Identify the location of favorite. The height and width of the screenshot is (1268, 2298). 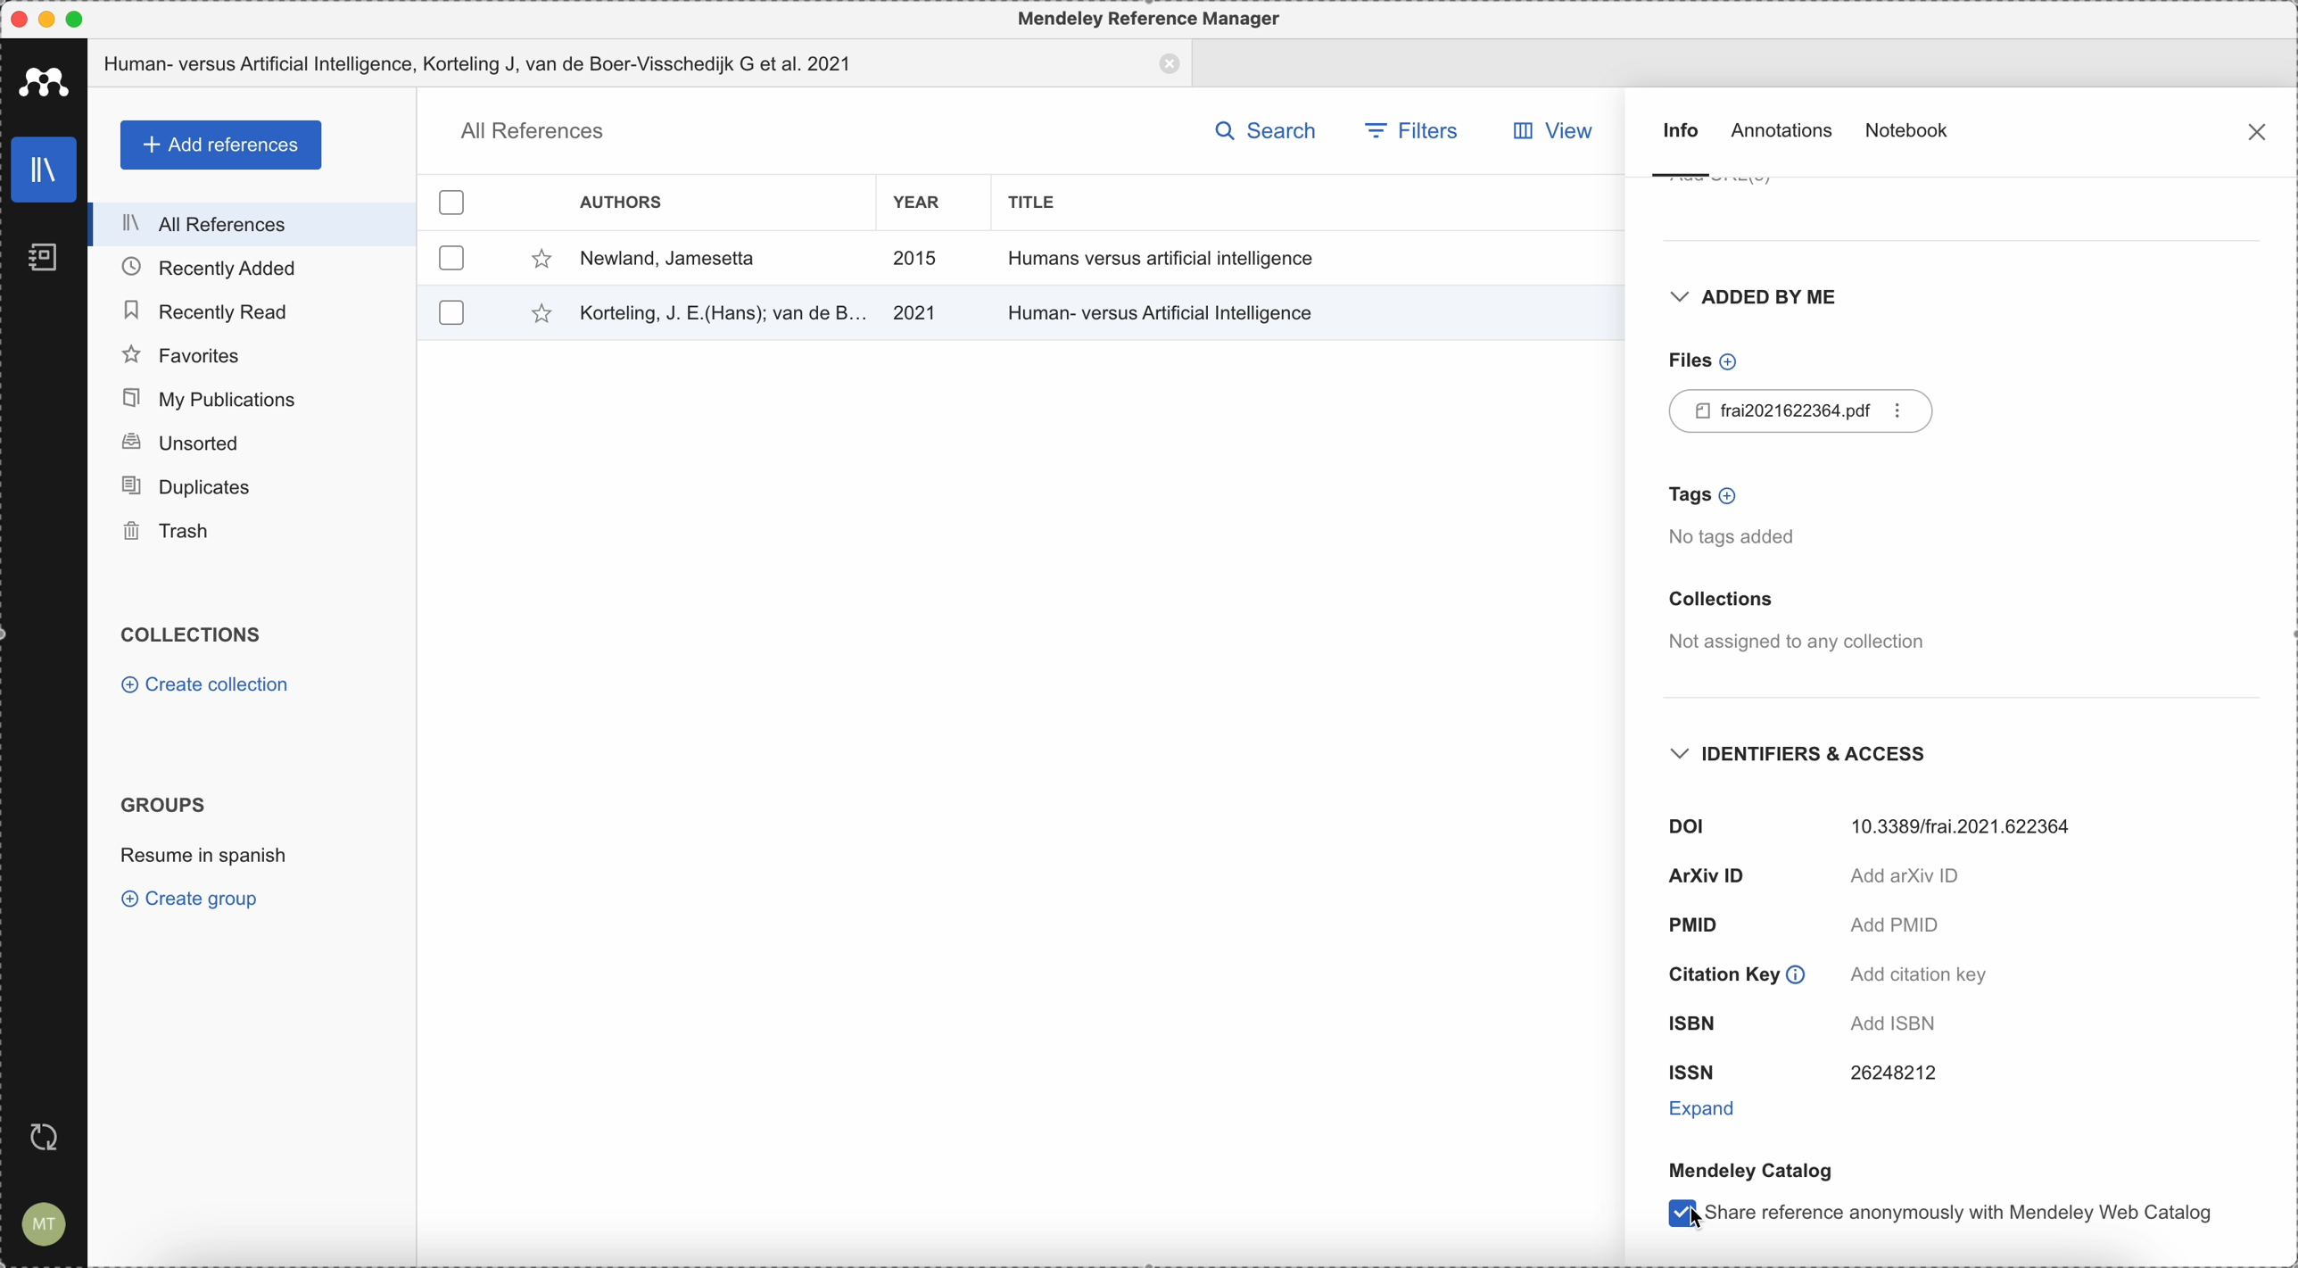
(537, 259).